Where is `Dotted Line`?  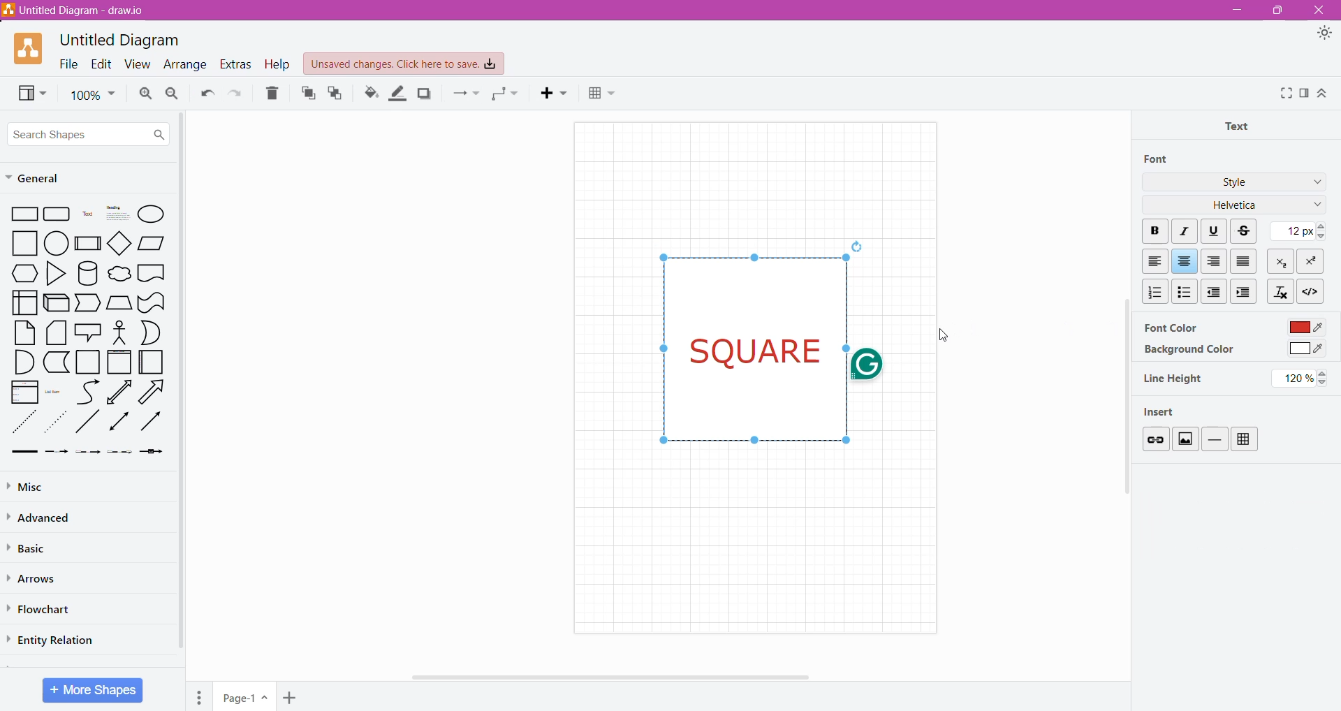 Dotted Line is located at coordinates (22, 423).